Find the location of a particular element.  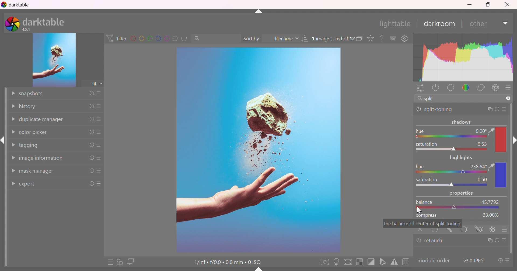

| is located at coordinates (417, 24).